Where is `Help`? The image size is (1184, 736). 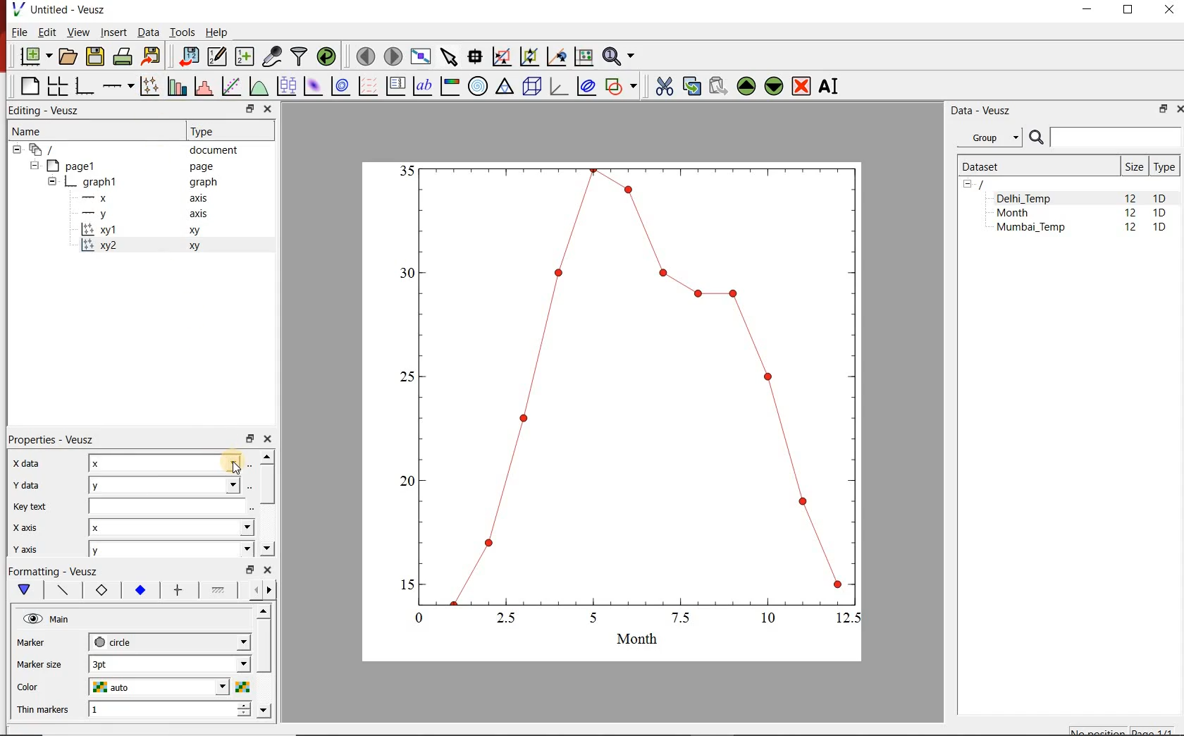
Help is located at coordinates (217, 32).